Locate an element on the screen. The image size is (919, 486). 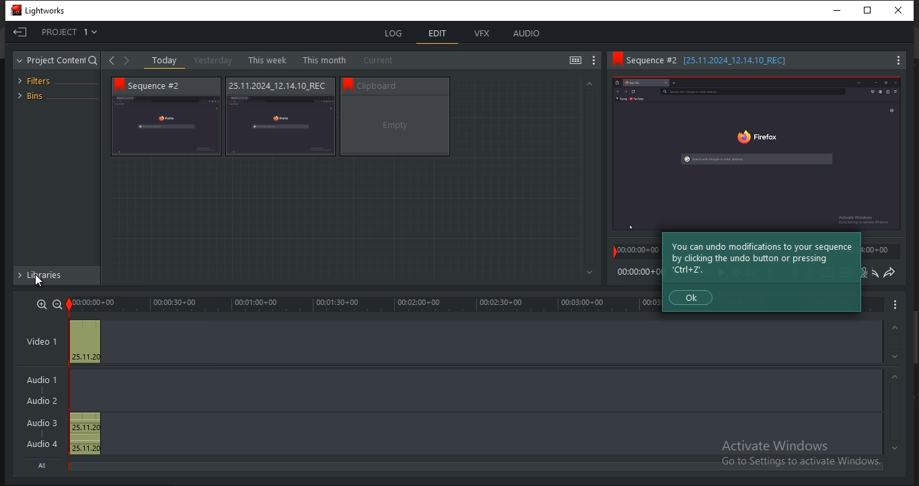
redo is located at coordinates (891, 272).